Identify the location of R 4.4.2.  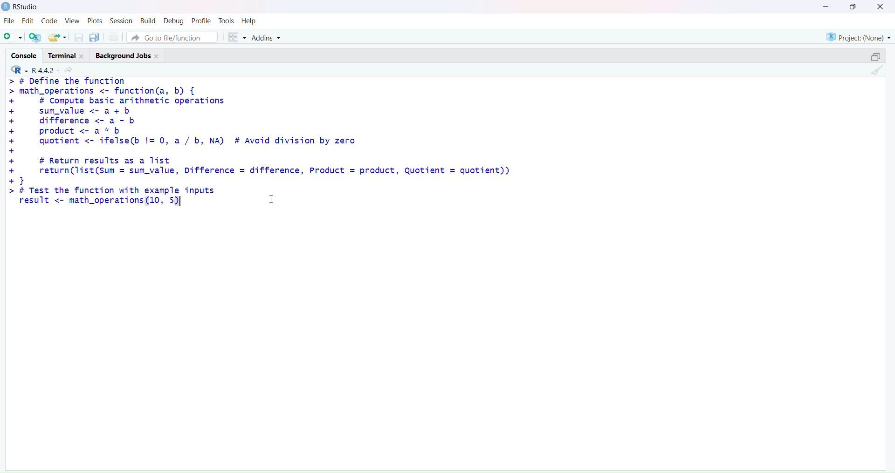
(43, 70).